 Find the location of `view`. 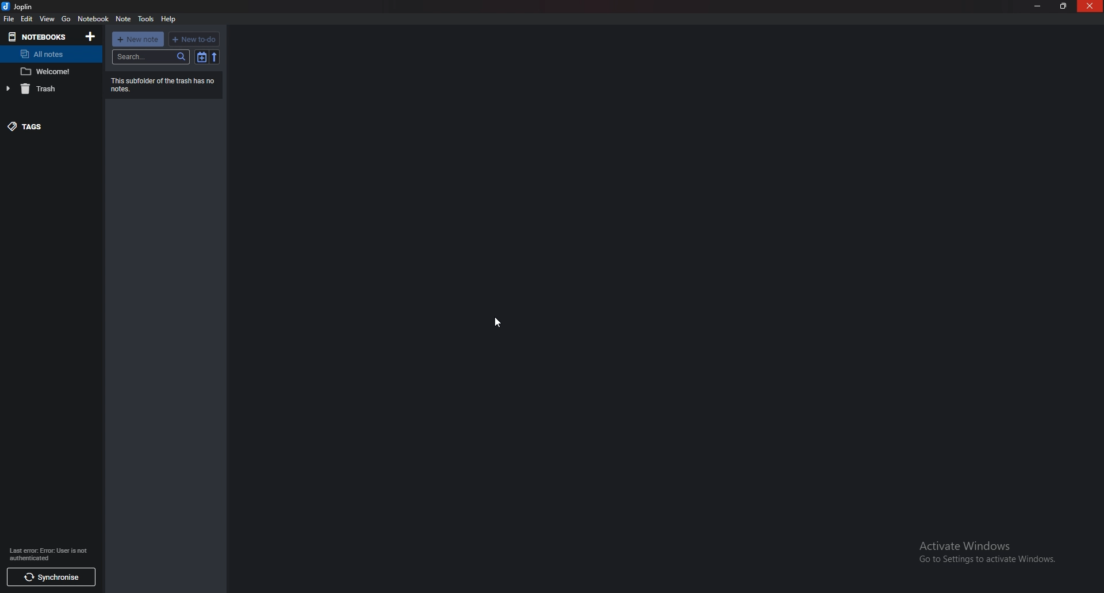

view is located at coordinates (48, 19).